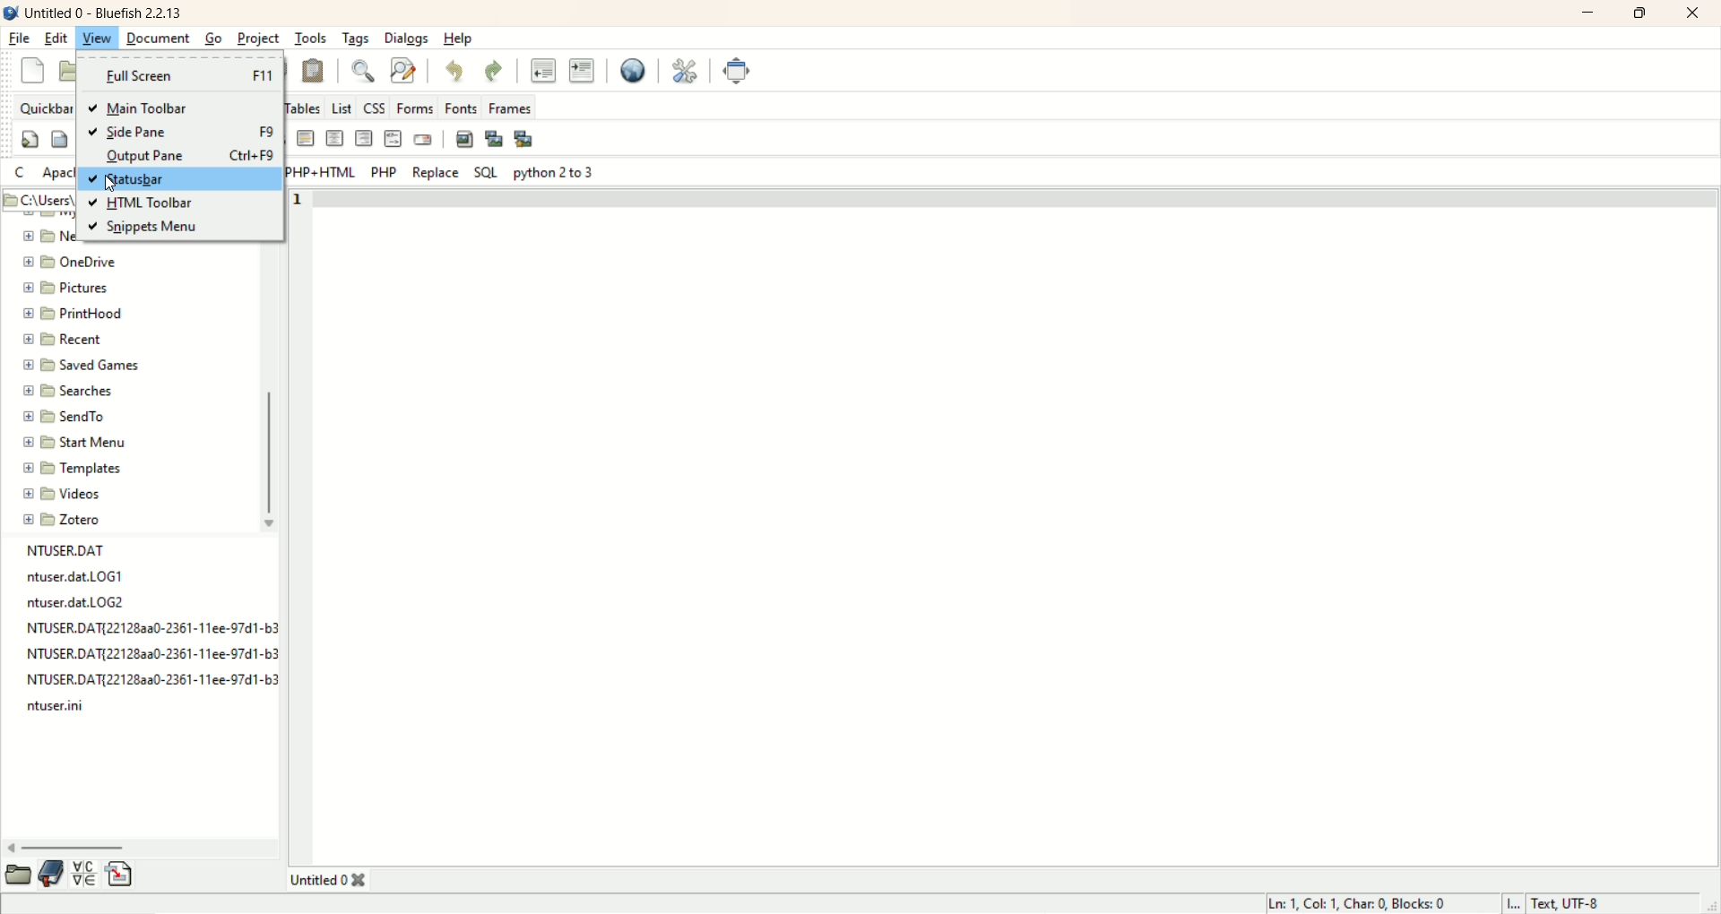  Describe the element at coordinates (392, 139) in the screenshot. I see `HTML comment` at that location.